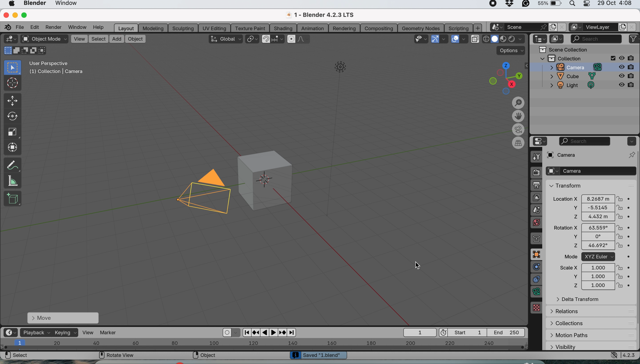  What do you see at coordinates (13, 181) in the screenshot?
I see `measure` at bounding box center [13, 181].